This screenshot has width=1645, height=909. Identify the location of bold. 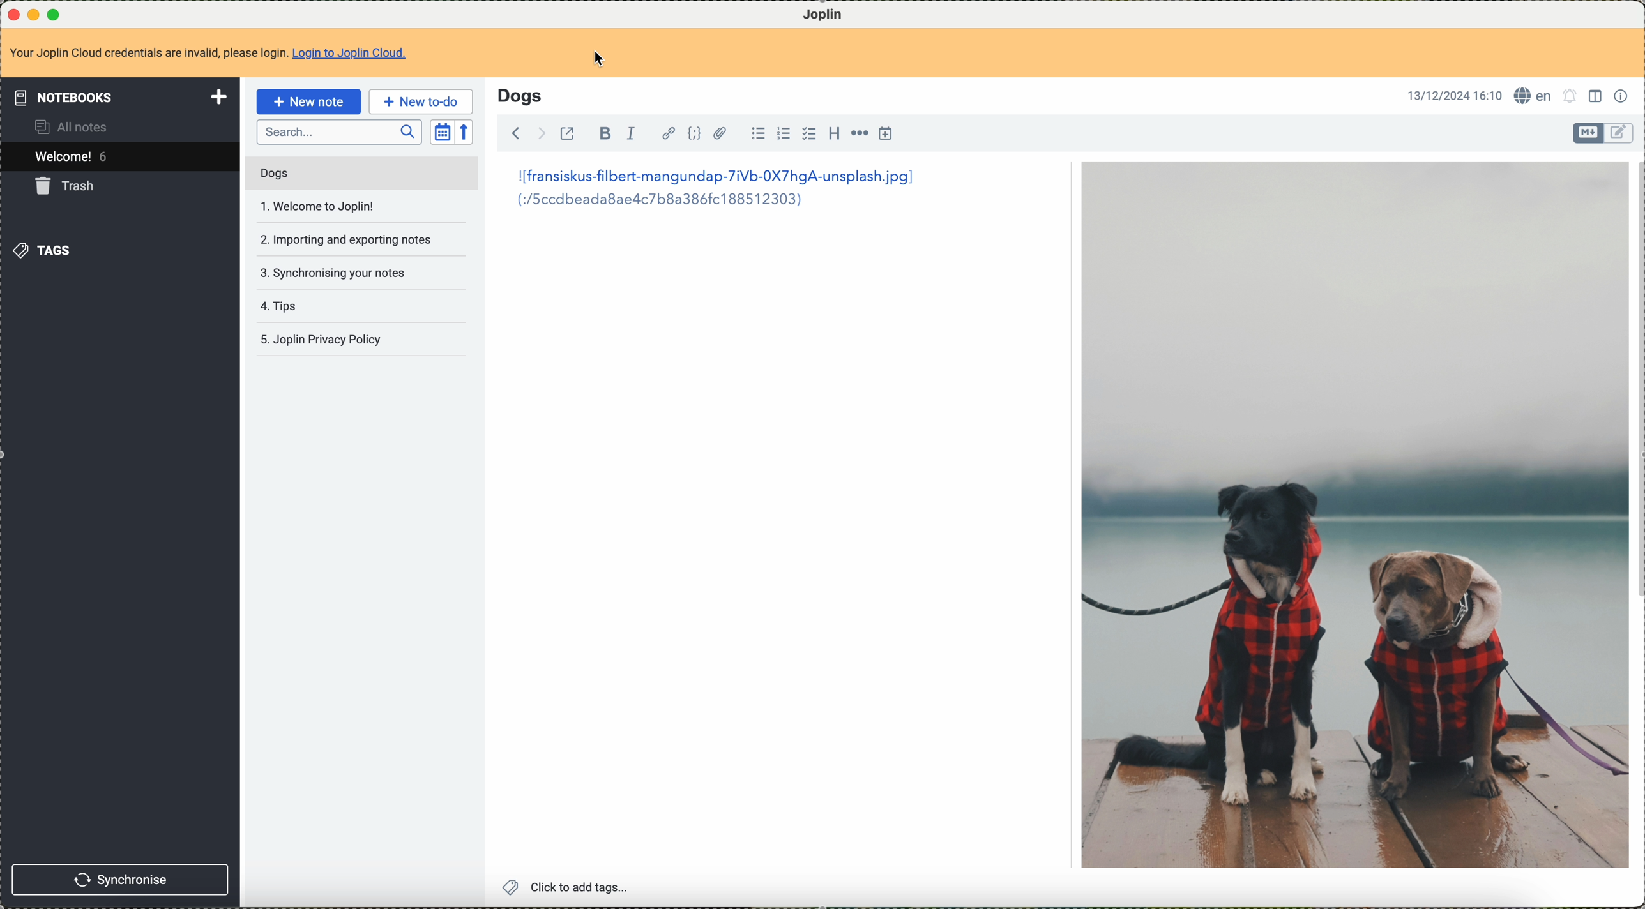
(605, 134).